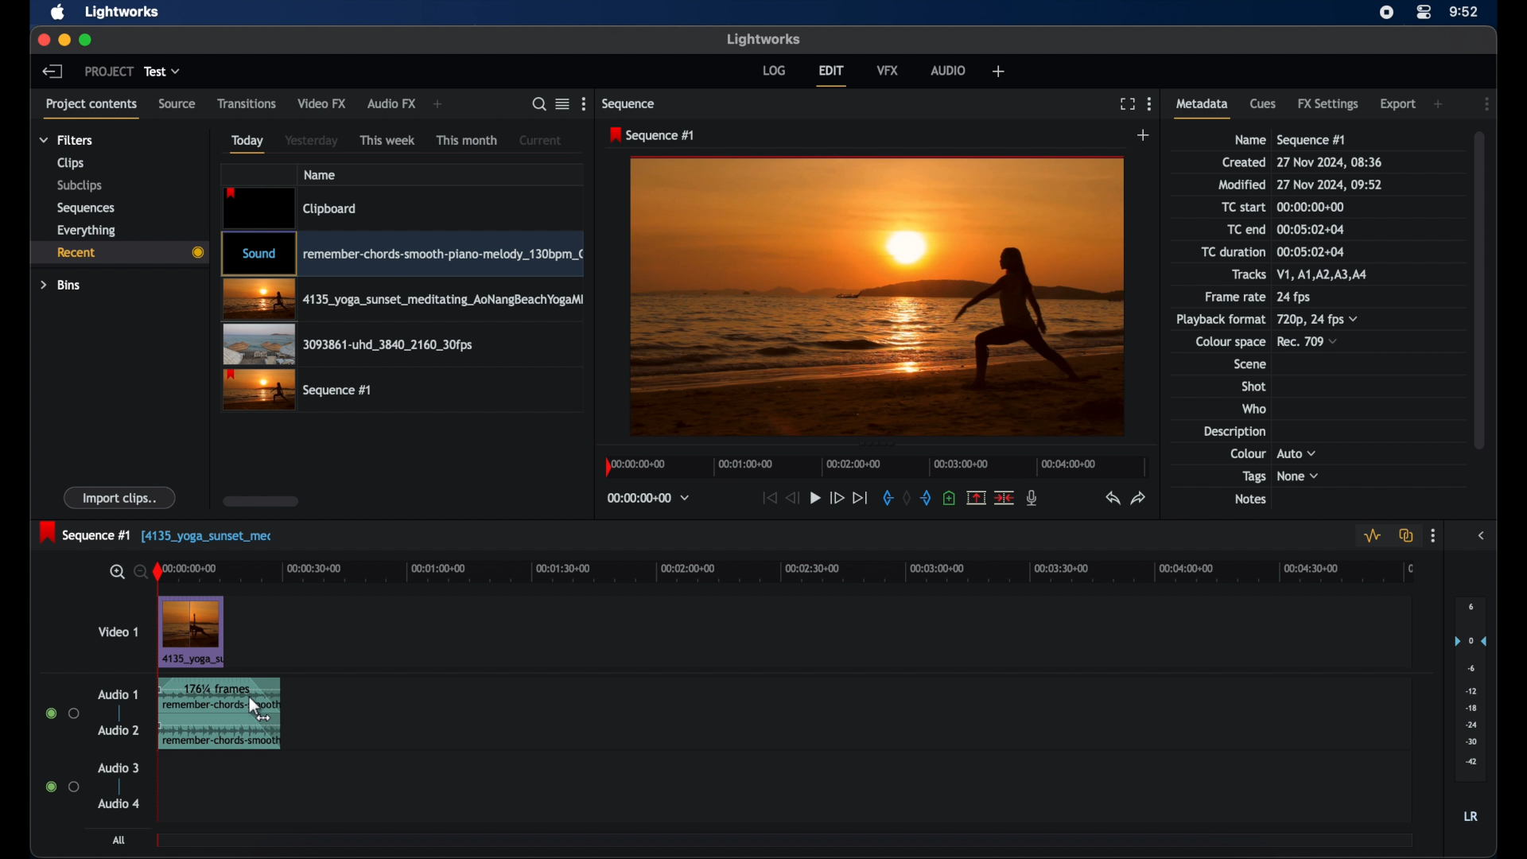 This screenshot has width=1527, height=859. I want to click on created, so click(1244, 162).